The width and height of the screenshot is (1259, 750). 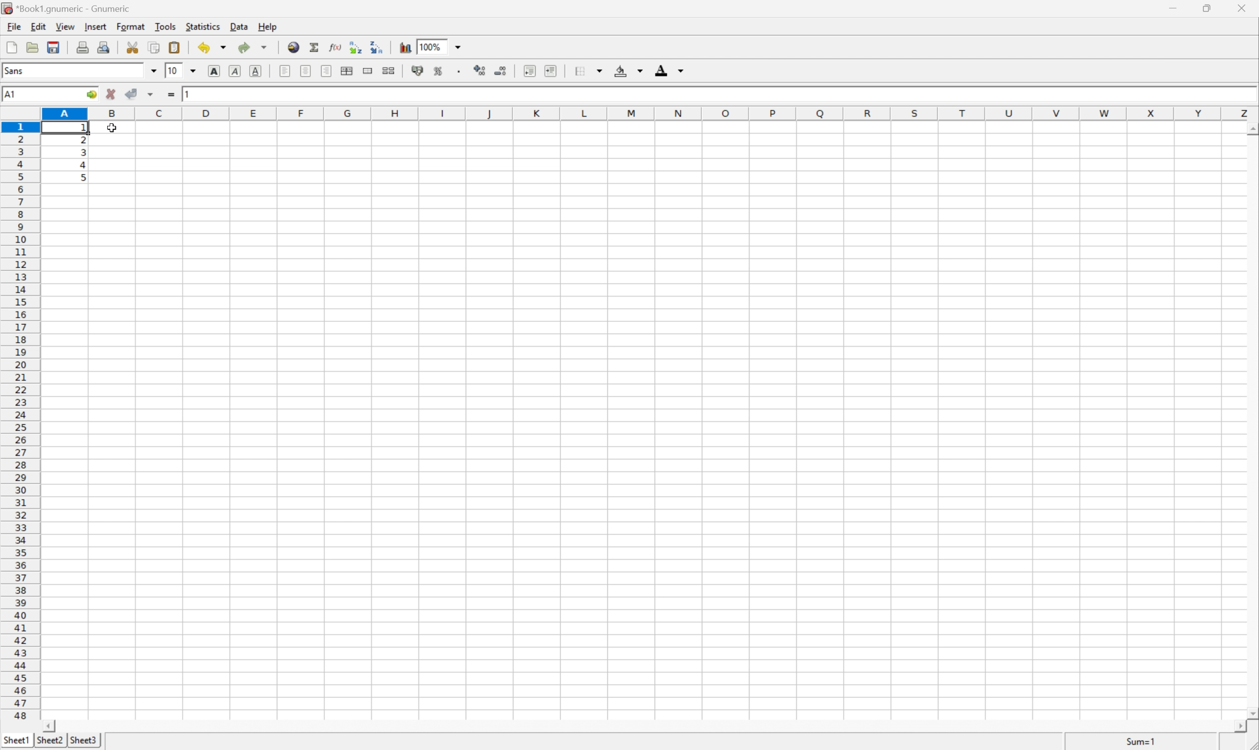 I want to click on Bold, so click(x=213, y=70).